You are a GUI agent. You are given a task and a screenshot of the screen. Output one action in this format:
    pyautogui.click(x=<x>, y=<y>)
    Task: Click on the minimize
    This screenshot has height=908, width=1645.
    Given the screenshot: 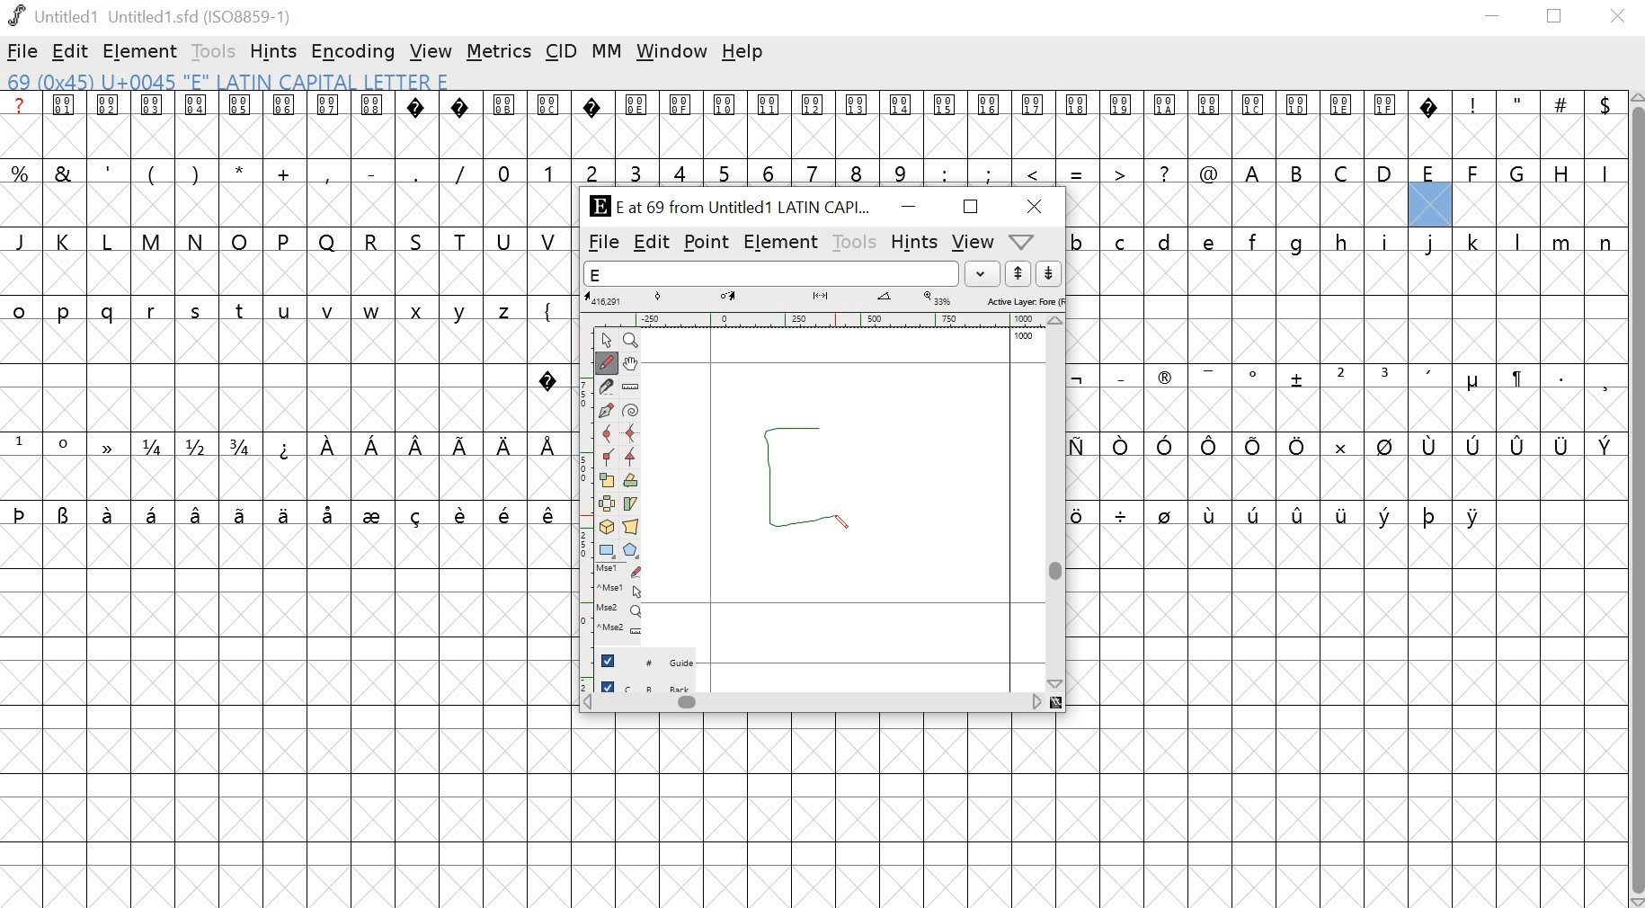 What is the action you would take?
    pyautogui.click(x=1493, y=19)
    